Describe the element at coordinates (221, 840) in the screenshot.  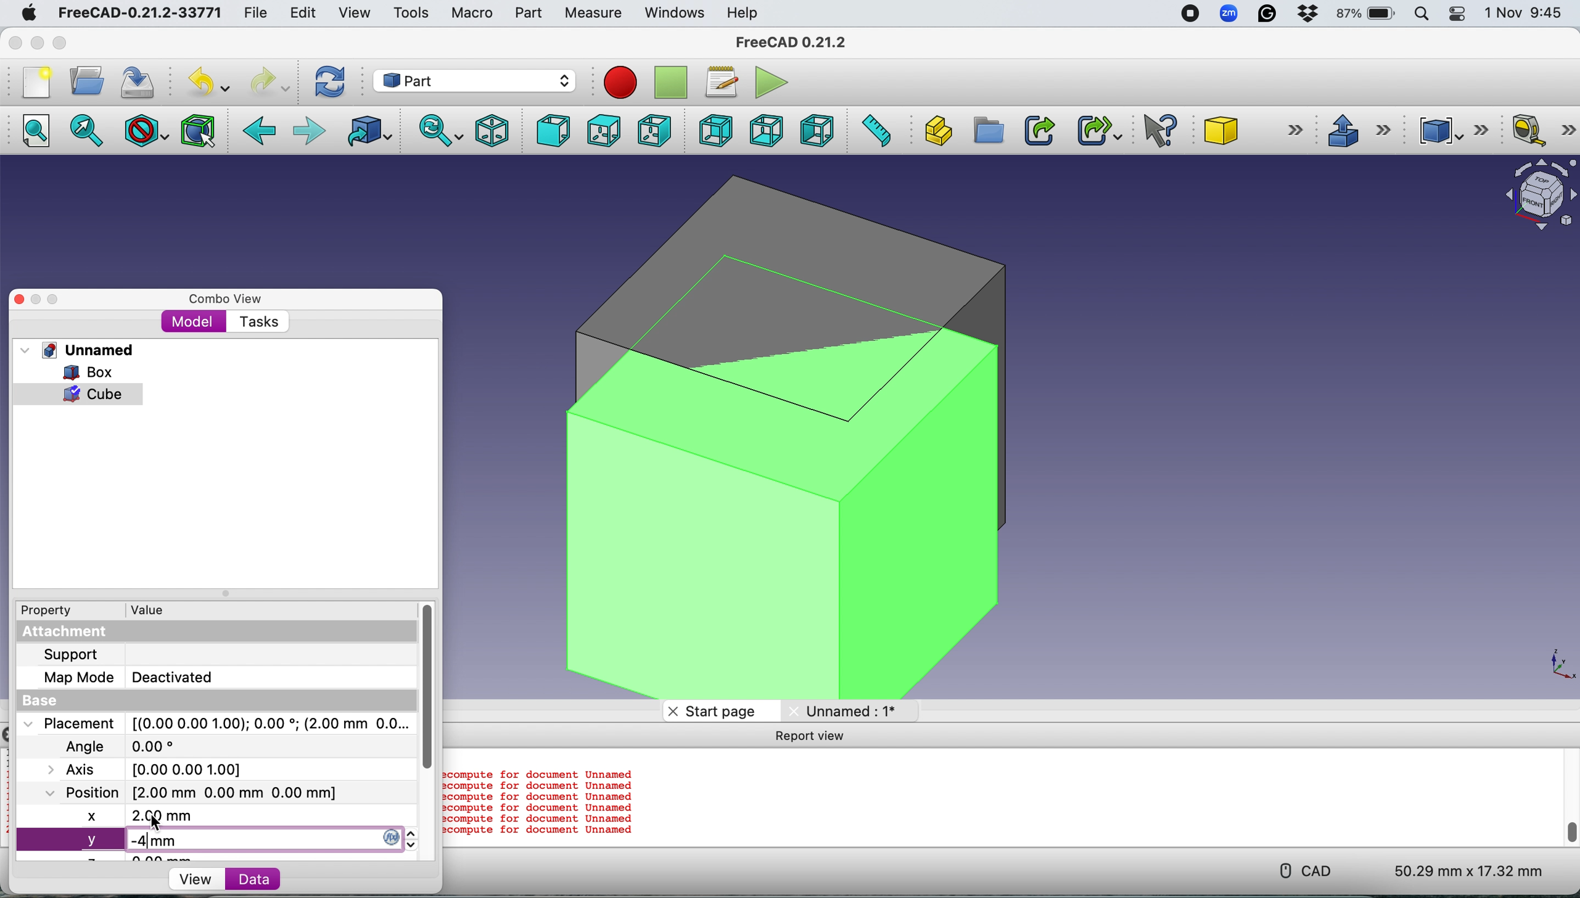
I see `y -4 mm` at that location.